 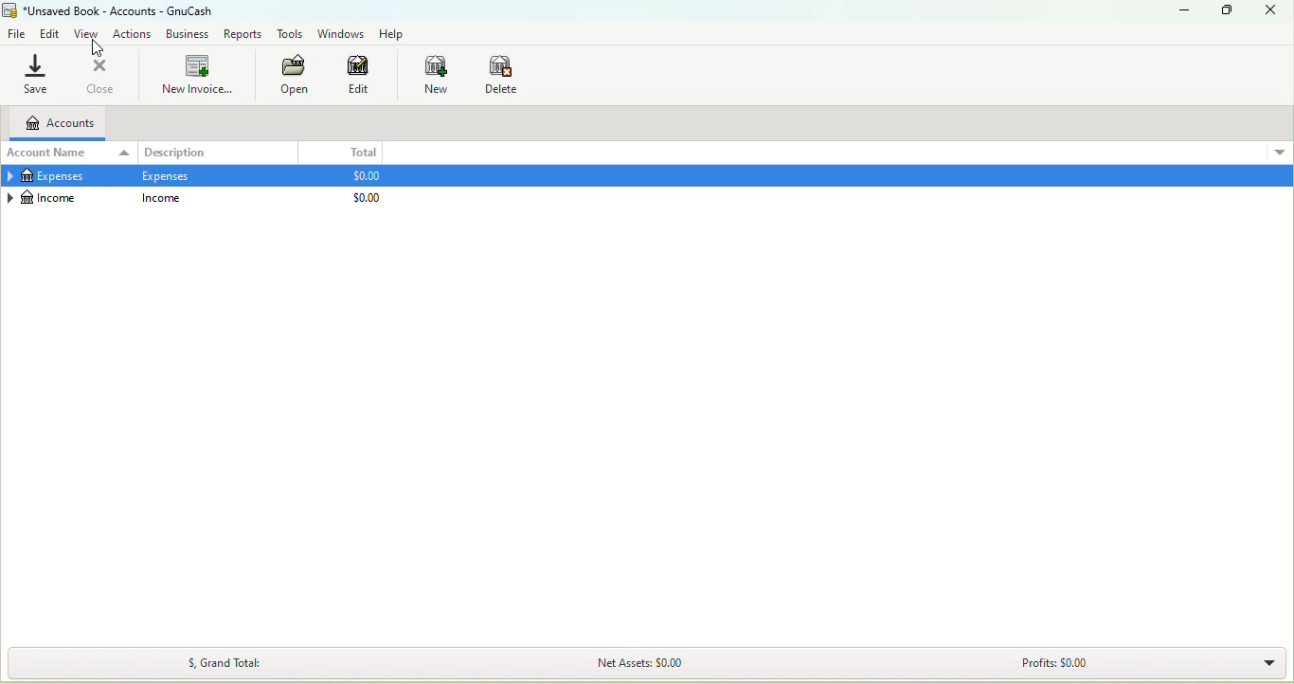 I want to click on Actions, so click(x=134, y=35).